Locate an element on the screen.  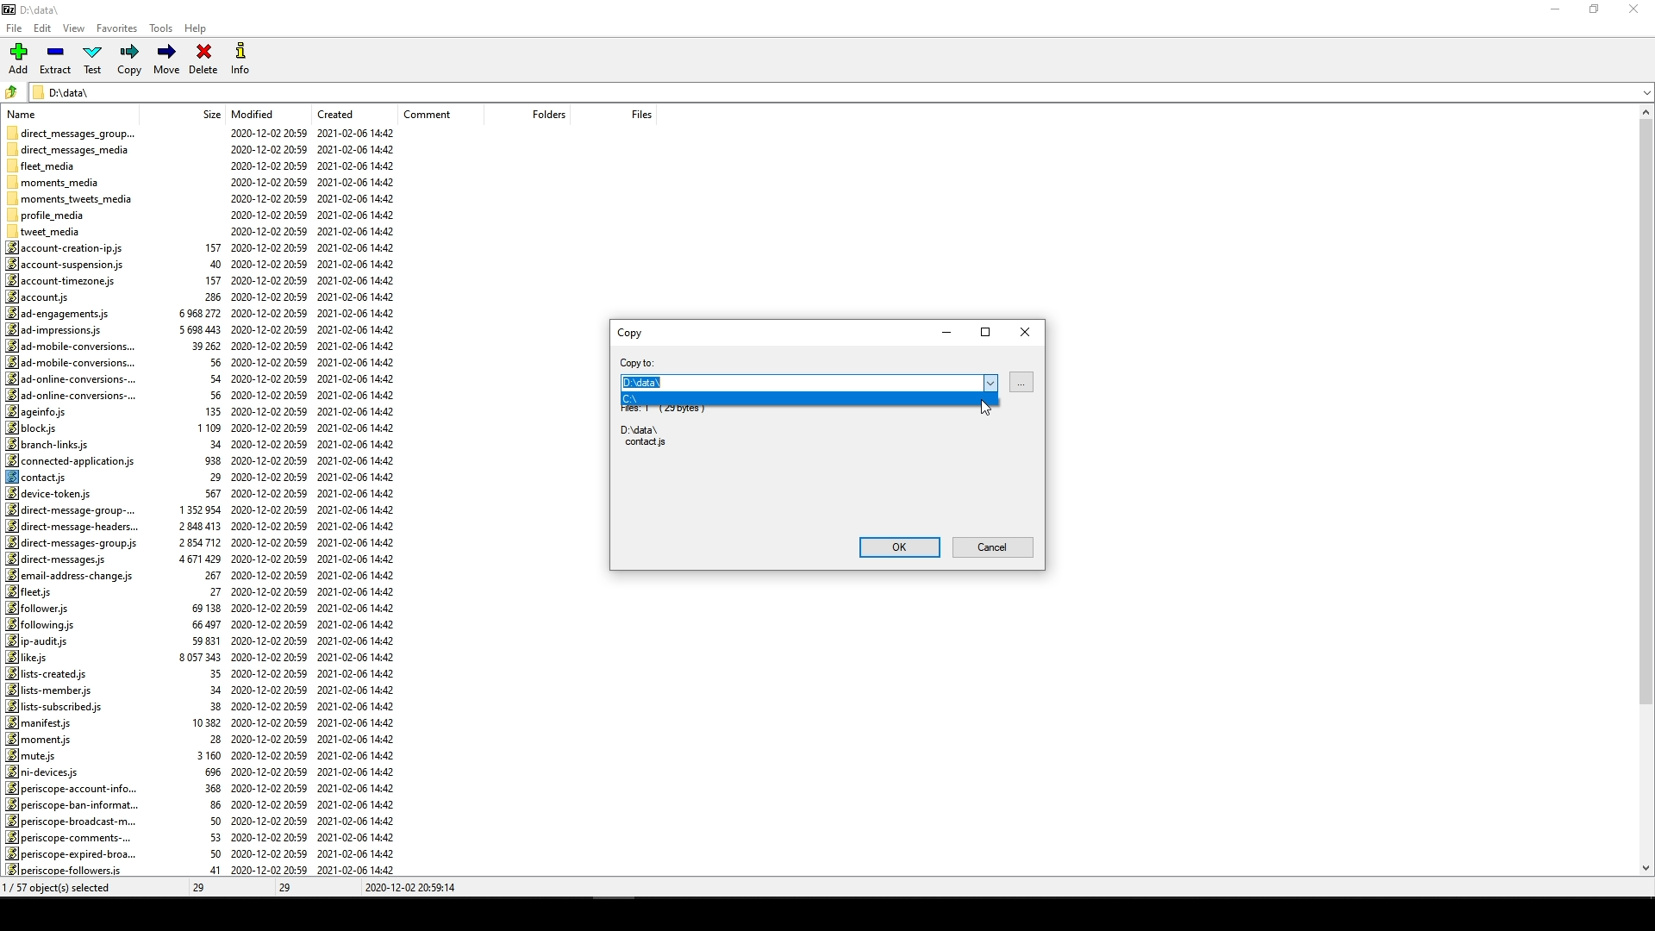
View is located at coordinates (77, 29).